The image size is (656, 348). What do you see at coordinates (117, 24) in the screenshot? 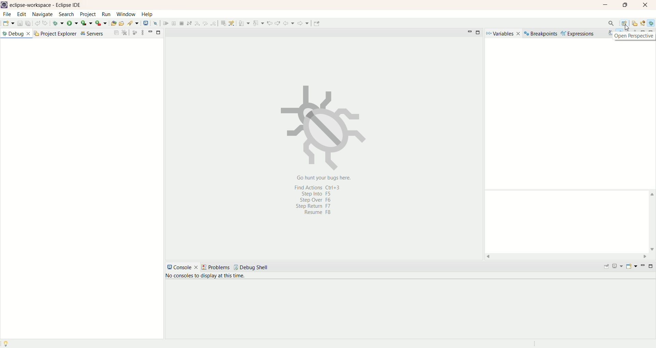
I see `create a dynamic web project` at bounding box center [117, 24].